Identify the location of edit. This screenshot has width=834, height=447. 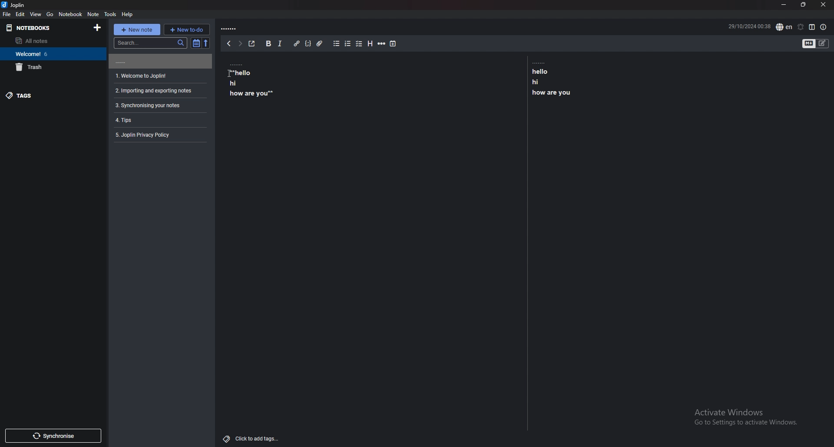
(21, 14).